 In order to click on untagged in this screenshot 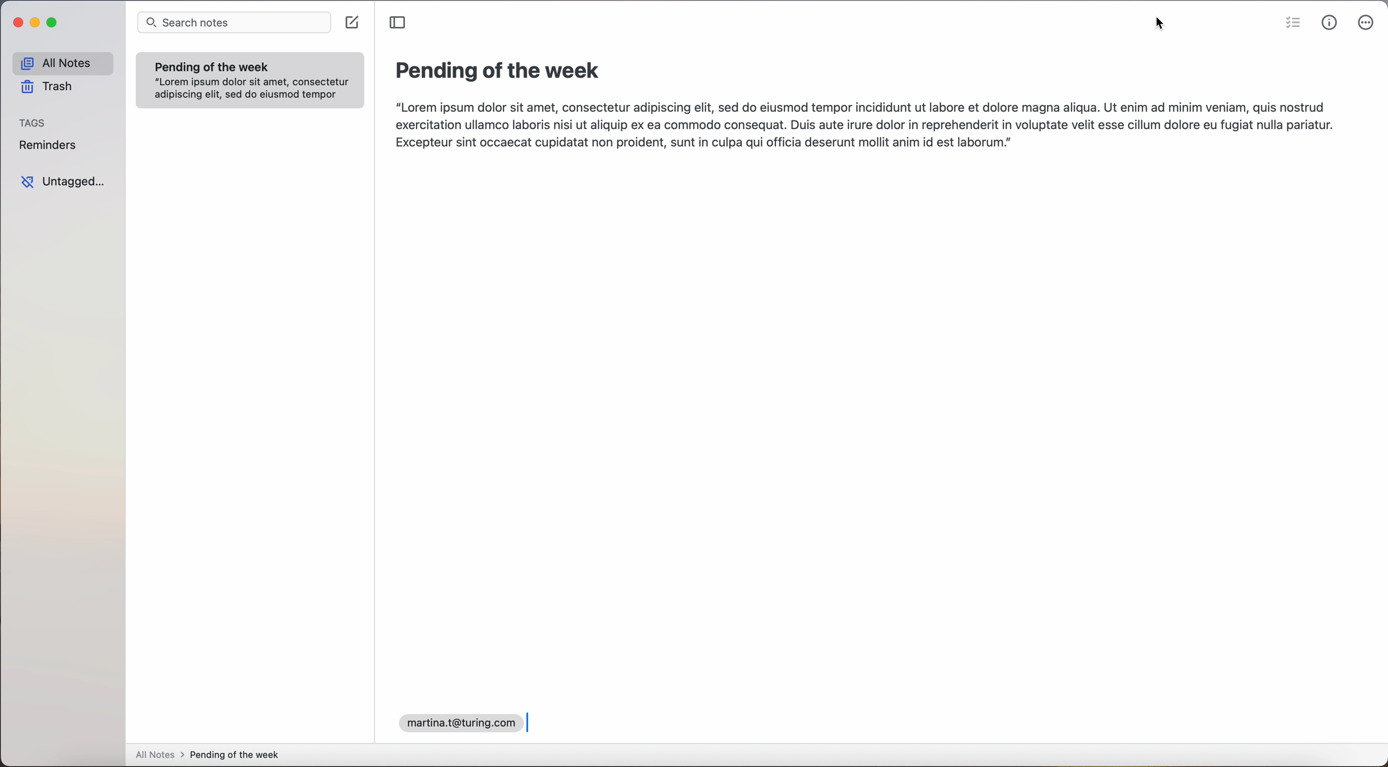, I will do `click(65, 183)`.